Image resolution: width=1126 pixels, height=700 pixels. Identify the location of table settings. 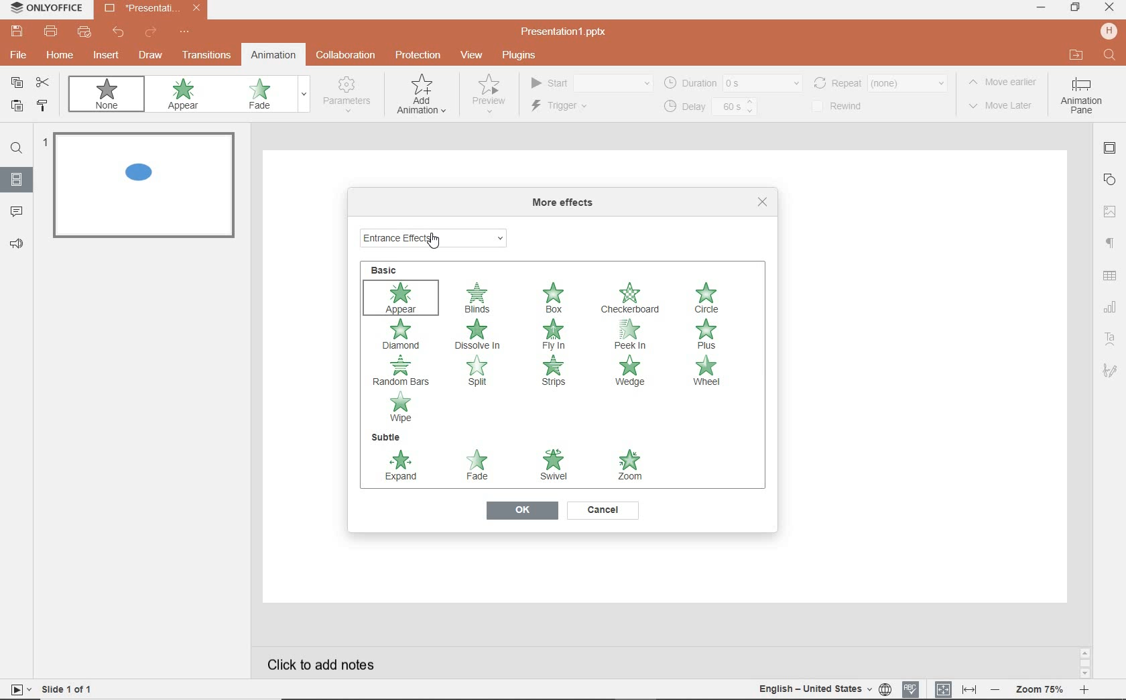
(1111, 277).